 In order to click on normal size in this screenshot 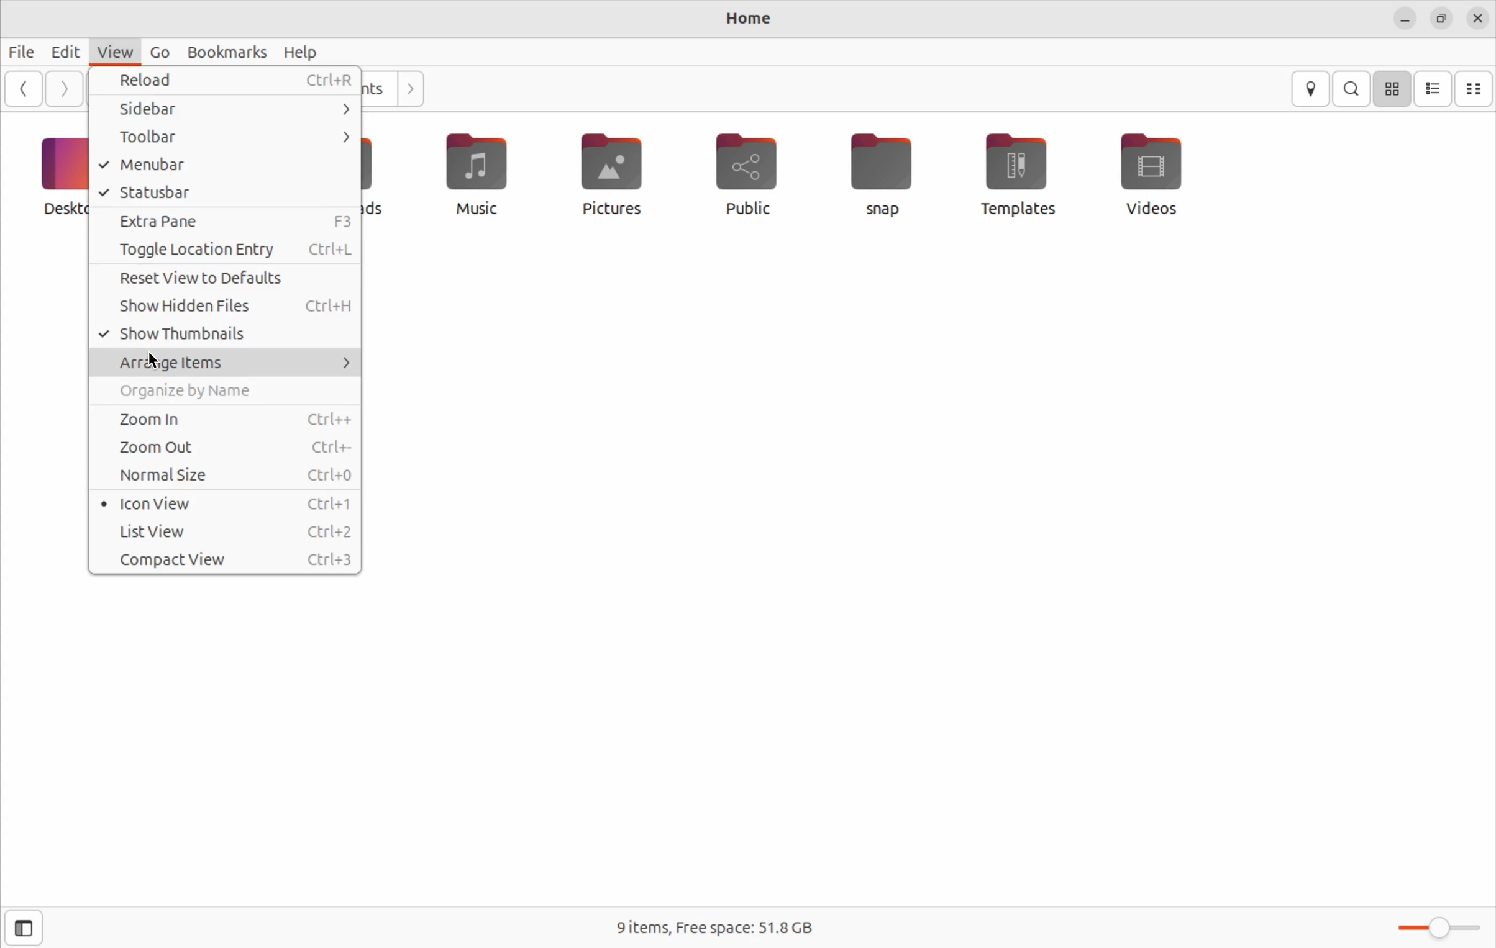, I will do `click(229, 476)`.